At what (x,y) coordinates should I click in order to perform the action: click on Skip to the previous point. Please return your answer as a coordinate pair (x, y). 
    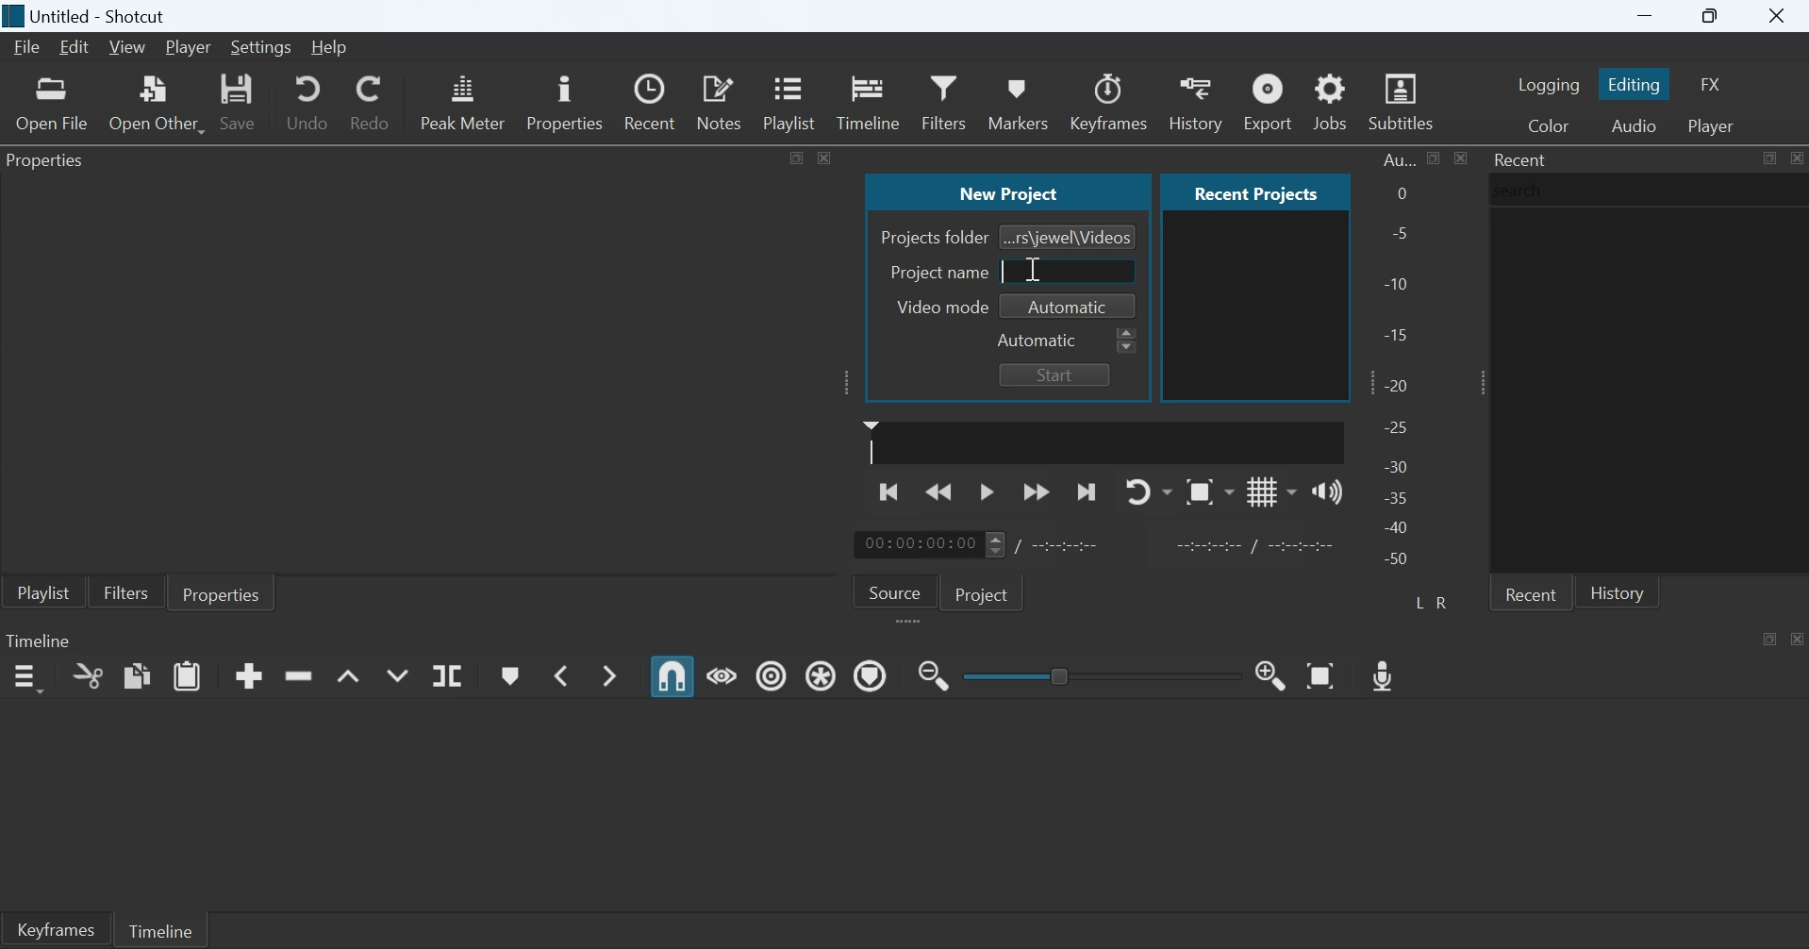
    Looking at the image, I should click on (891, 490).